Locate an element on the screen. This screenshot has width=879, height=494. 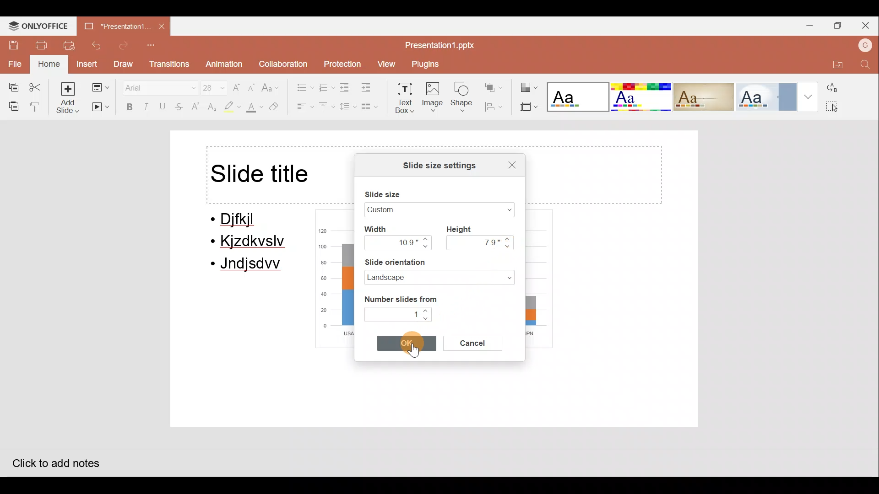
Close is located at coordinates (868, 24).